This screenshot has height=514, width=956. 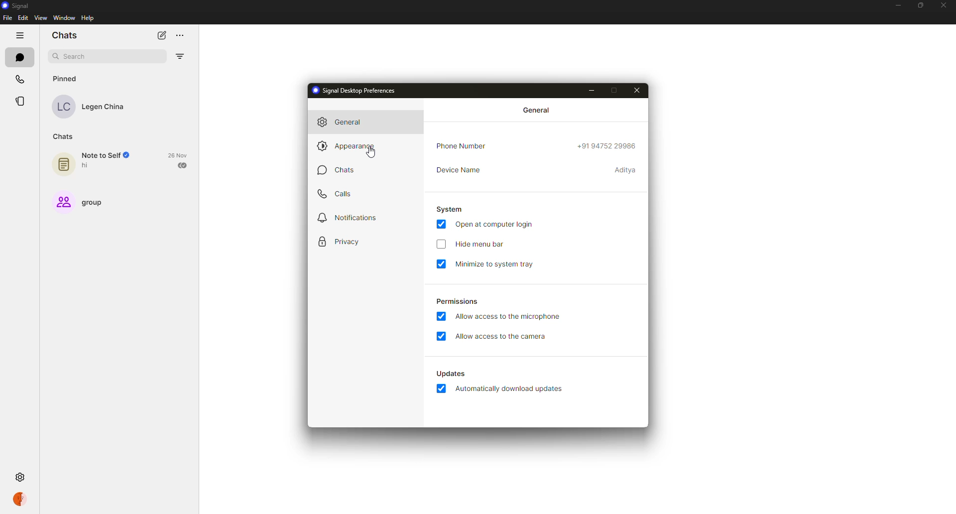 I want to click on device name, so click(x=461, y=170).